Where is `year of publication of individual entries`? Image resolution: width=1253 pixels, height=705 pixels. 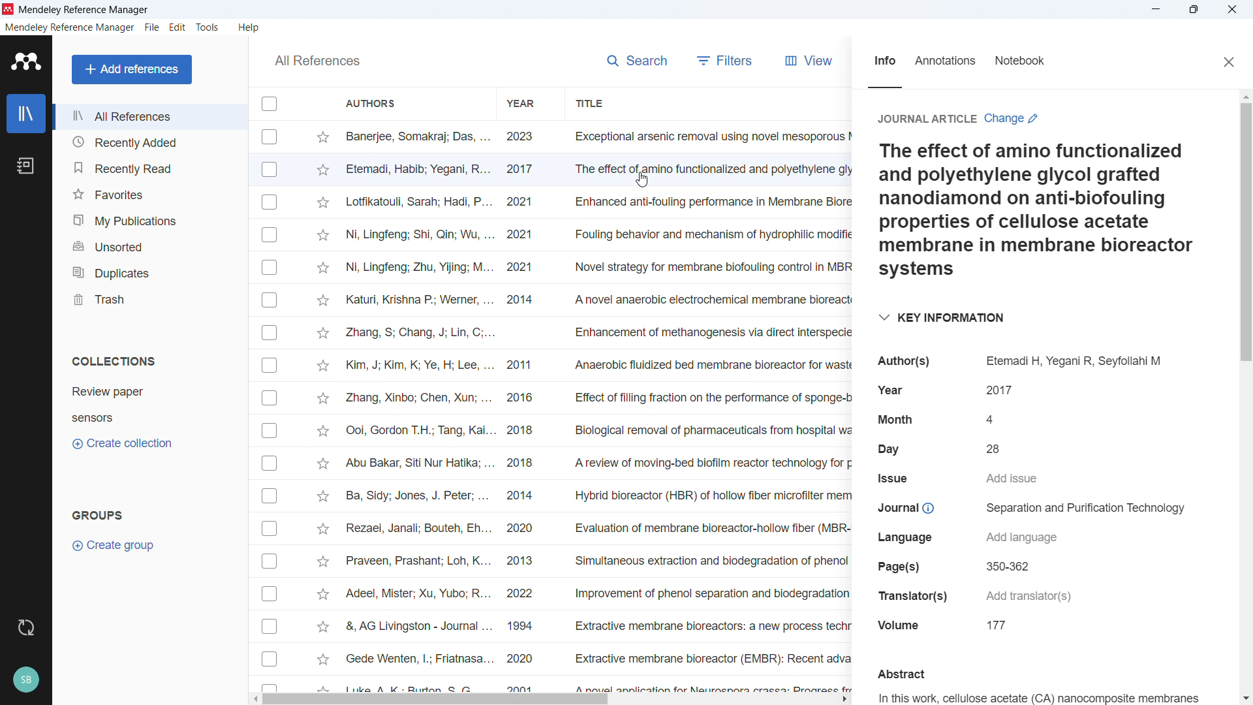 year of publication of individual entries is located at coordinates (521, 409).